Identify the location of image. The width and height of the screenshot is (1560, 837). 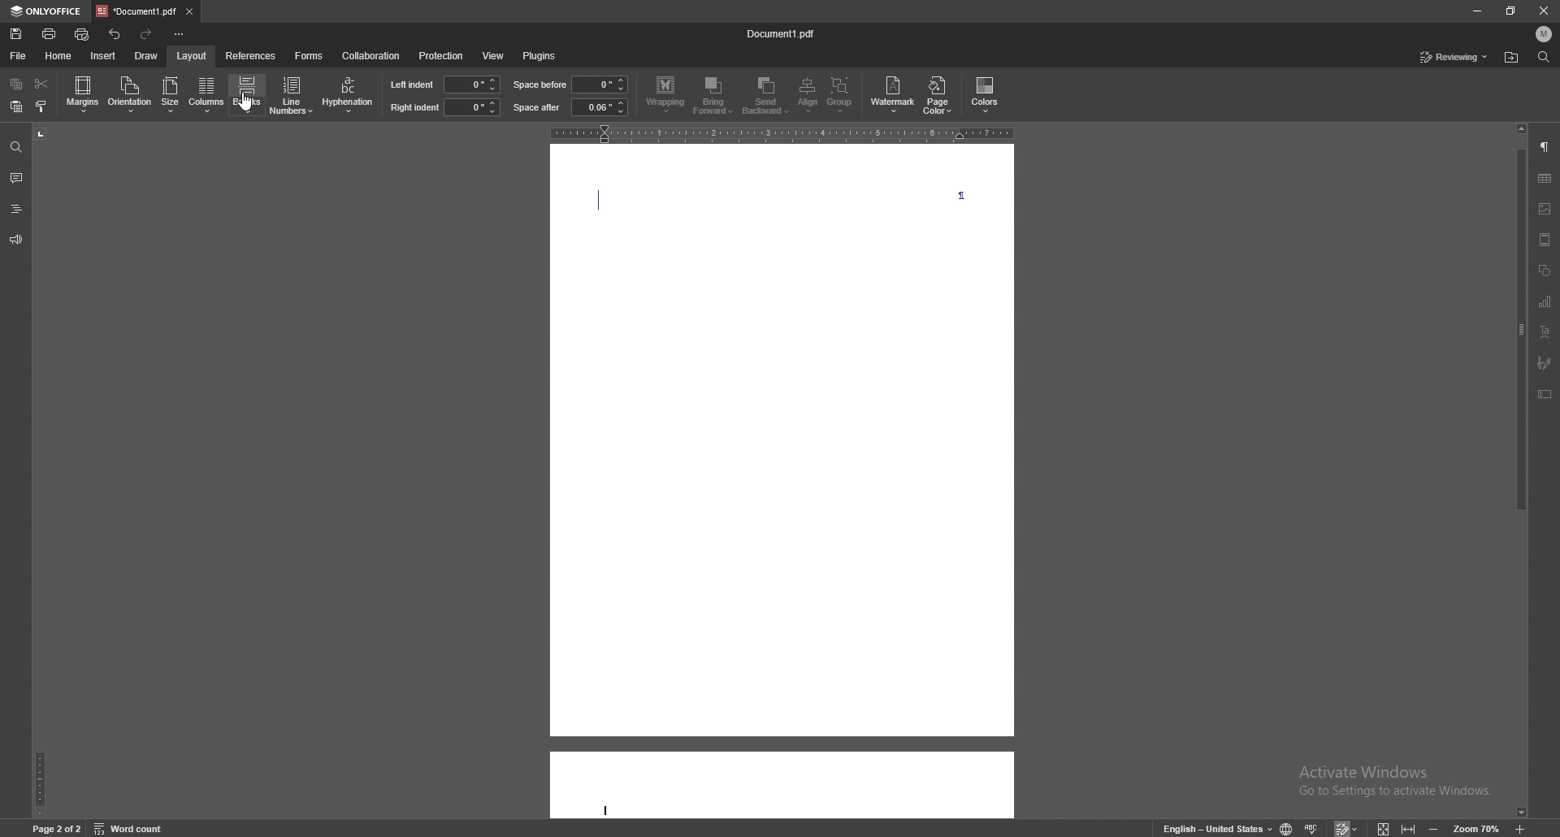
(1545, 210).